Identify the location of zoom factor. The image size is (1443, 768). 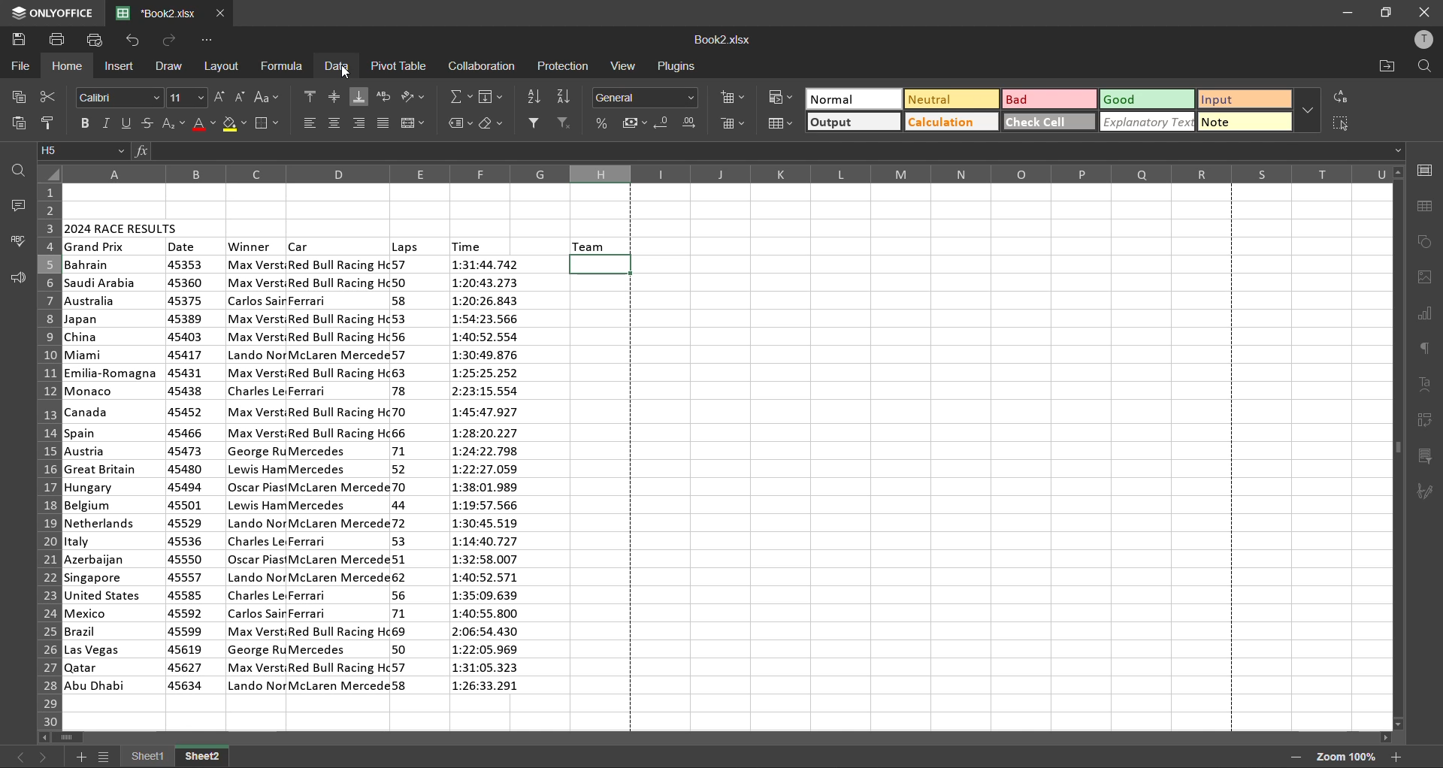
(1344, 758).